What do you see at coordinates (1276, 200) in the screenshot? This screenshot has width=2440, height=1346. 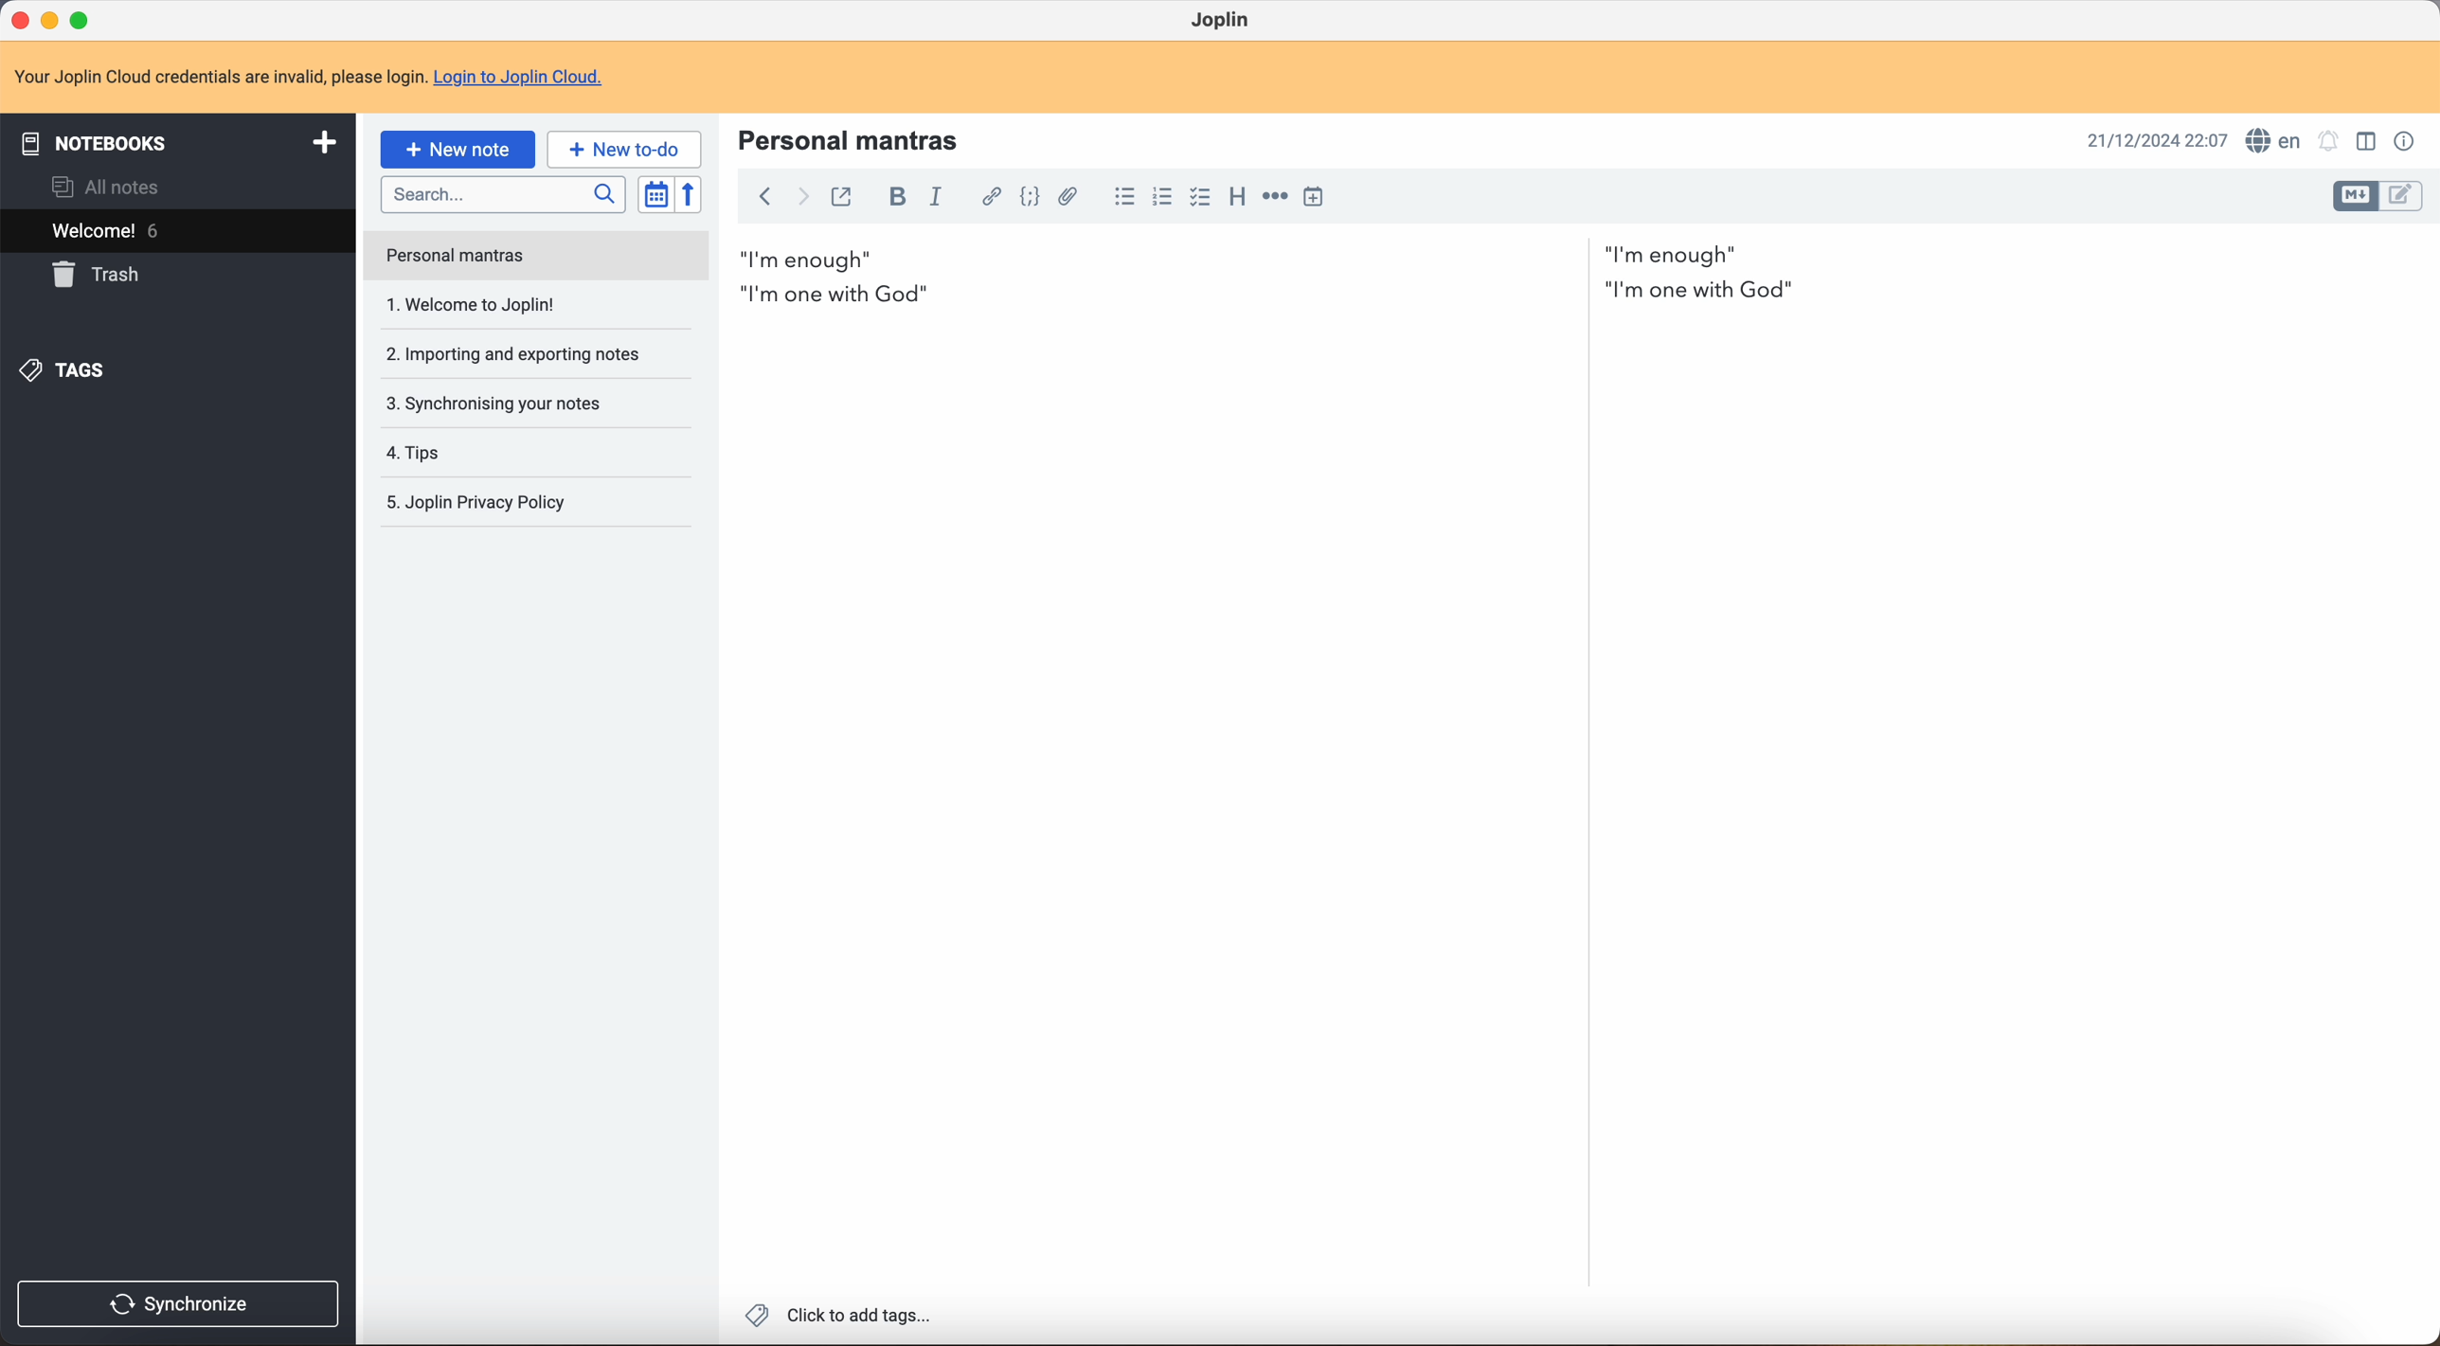 I see `horizontal rule` at bounding box center [1276, 200].